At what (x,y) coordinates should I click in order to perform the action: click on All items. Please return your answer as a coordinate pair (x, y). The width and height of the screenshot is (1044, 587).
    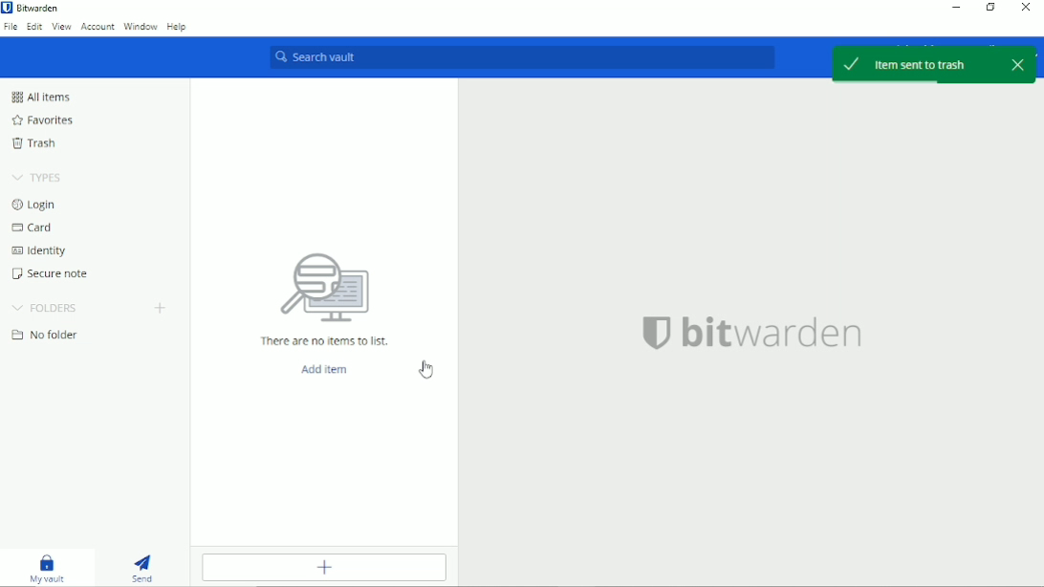
    Looking at the image, I should click on (46, 97).